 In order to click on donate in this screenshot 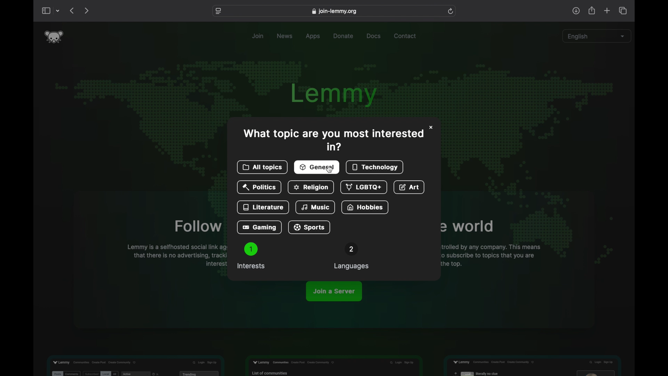, I will do `click(344, 36)`.